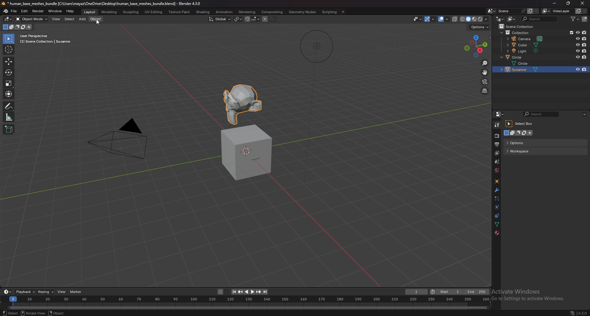 The image size is (590, 316). I want to click on camera, so click(525, 39).